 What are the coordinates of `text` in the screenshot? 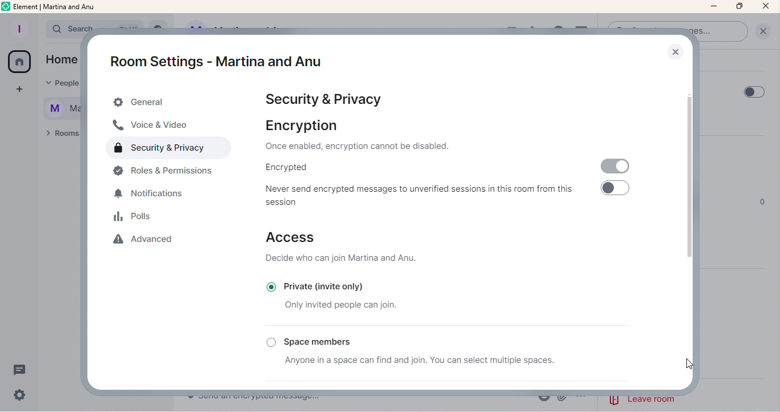 It's located at (61, 96).